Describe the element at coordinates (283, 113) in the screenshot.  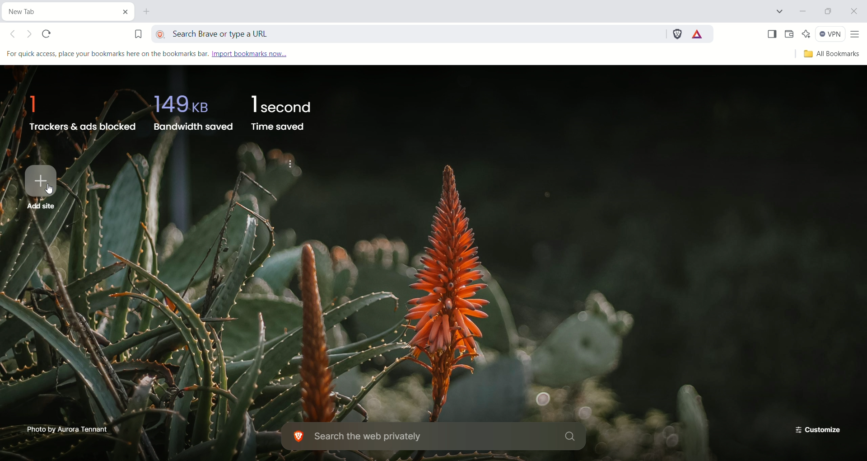
I see `time saved` at that location.